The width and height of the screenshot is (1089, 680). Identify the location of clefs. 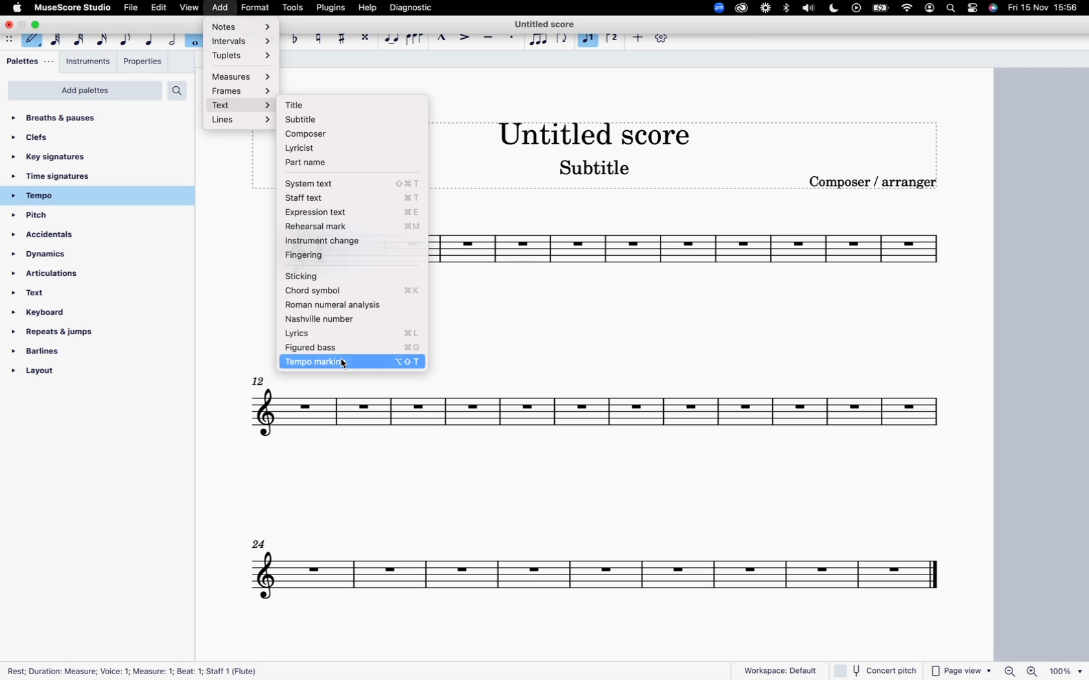
(88, 140).